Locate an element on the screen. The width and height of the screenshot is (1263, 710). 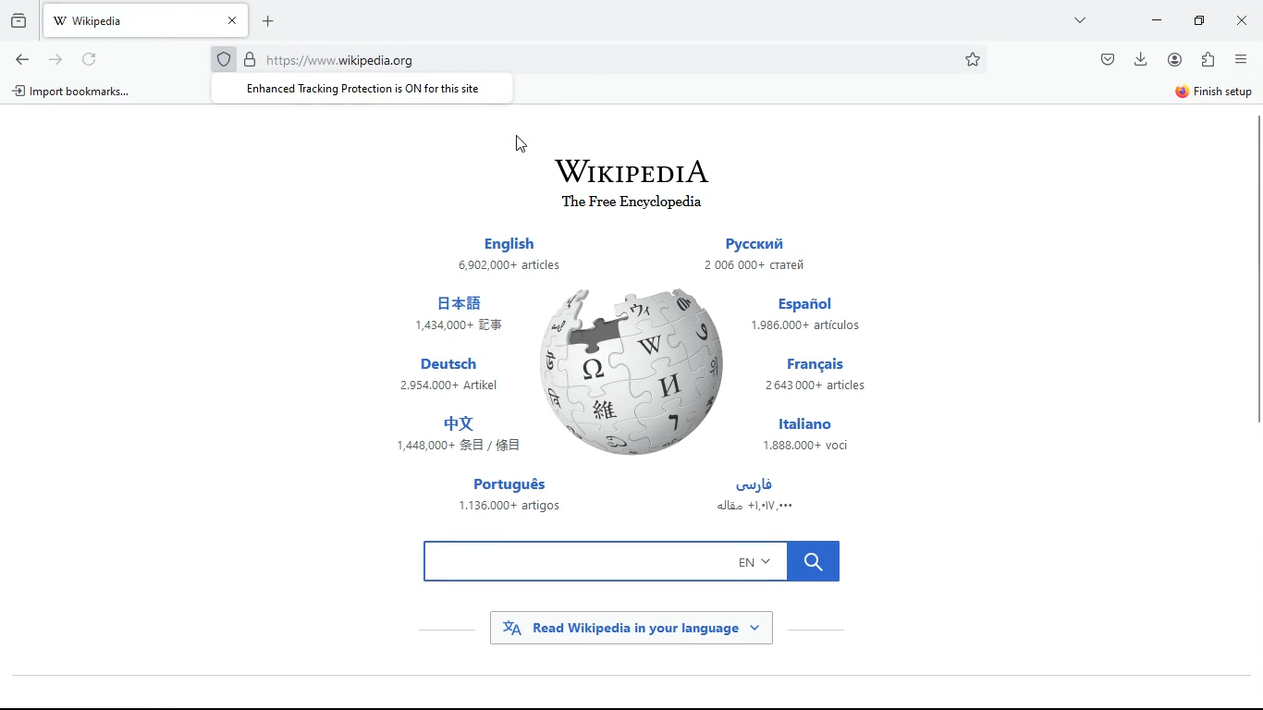
hystoric is located at coordinates (20, 18).